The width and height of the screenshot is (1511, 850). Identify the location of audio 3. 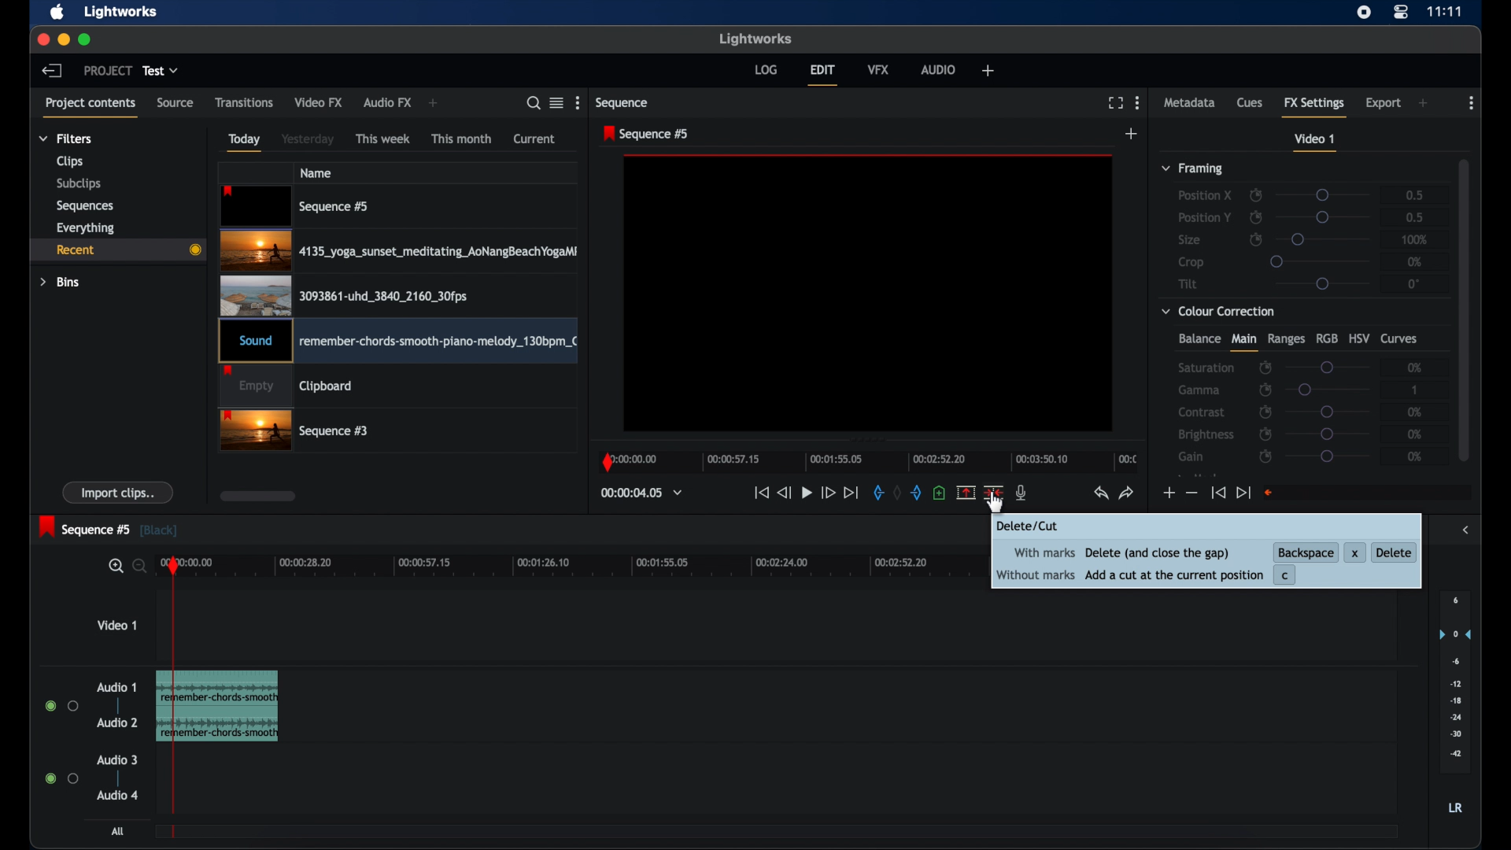
(115, 760).